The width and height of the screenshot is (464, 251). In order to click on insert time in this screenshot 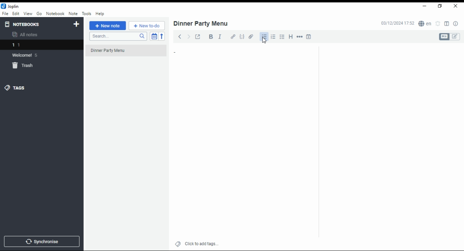, I will do `click(308, 36)`.